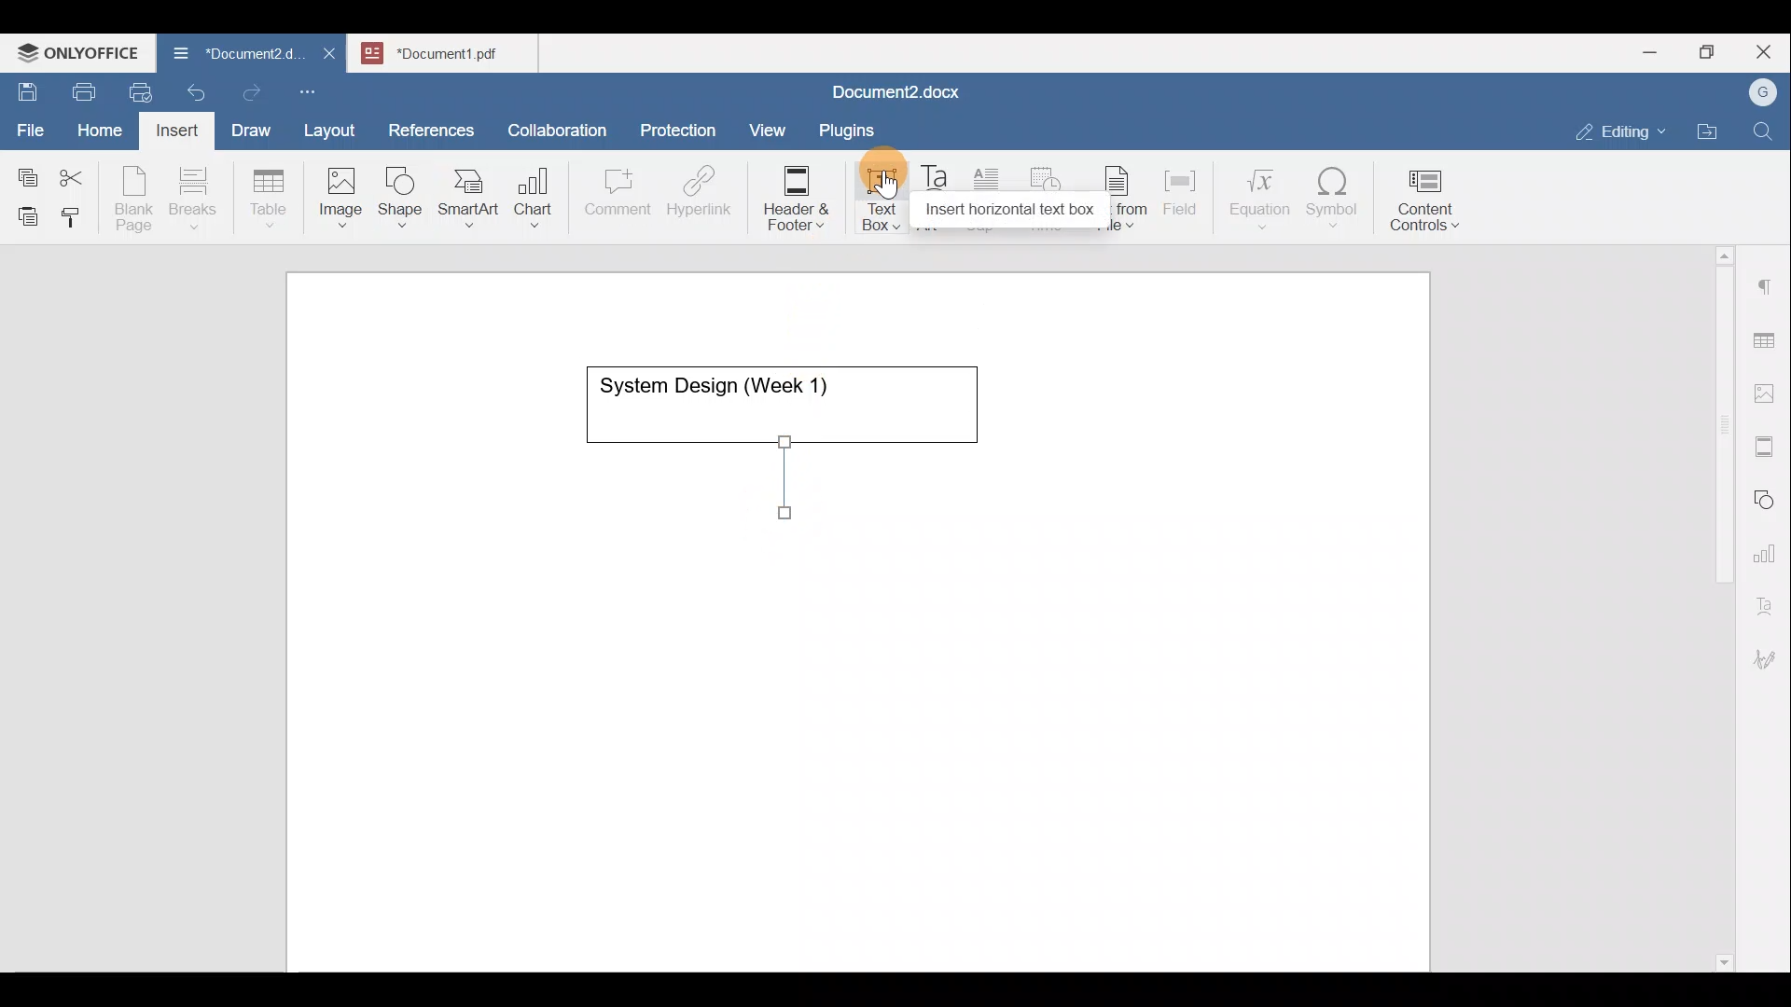  Describe the element at coordinates (330, 55) in the screenshot. I see `Close document` at that location.